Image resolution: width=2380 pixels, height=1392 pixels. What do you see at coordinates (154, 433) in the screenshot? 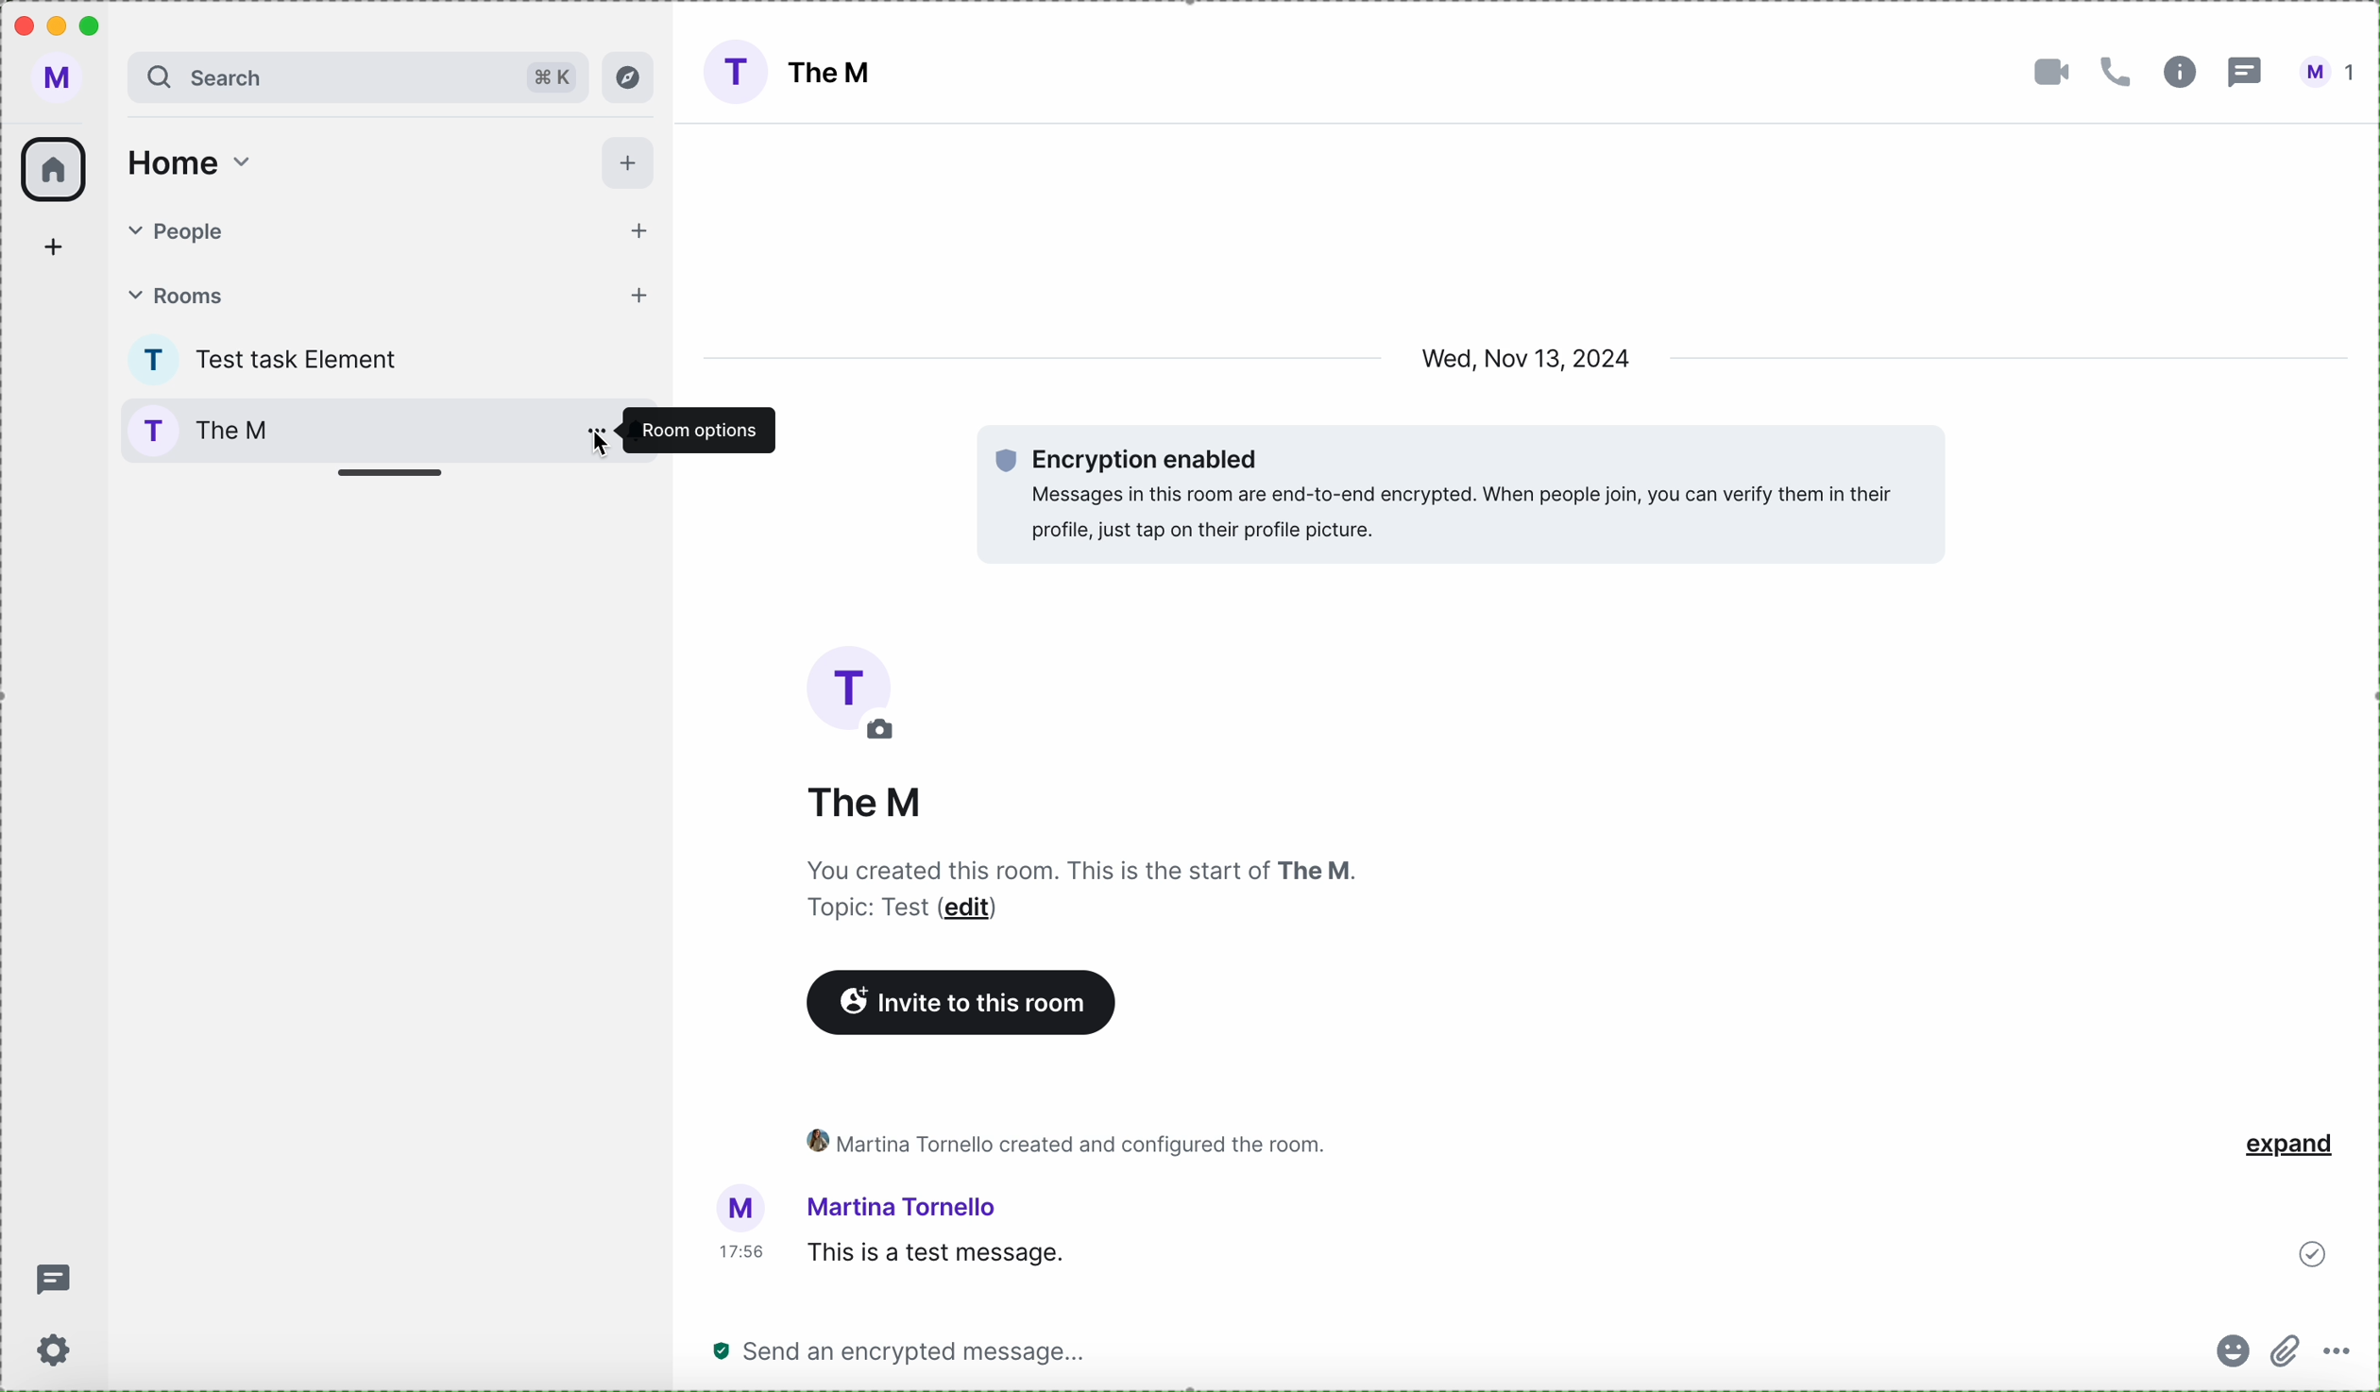
I see `profile` at bounding box center [154, 433].